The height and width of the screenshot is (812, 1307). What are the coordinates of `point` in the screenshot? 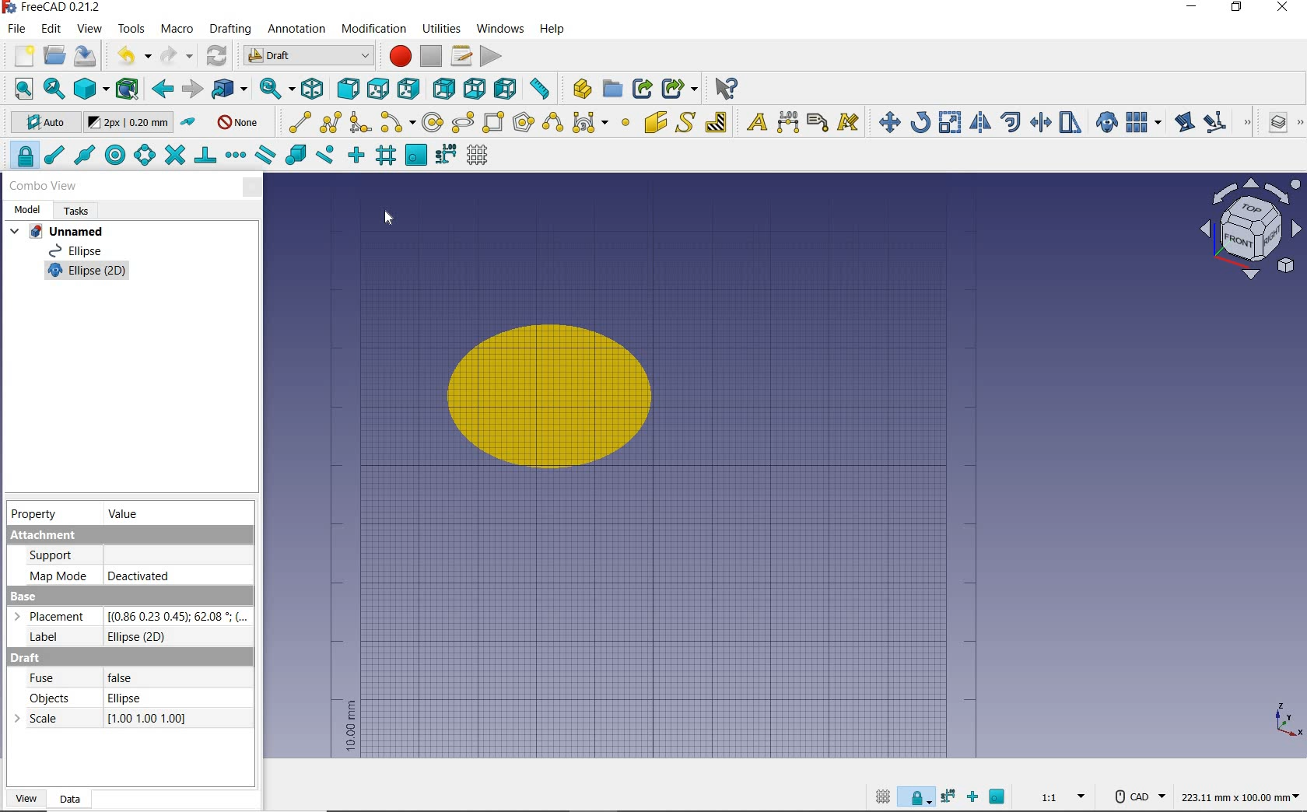 It's located at (626, 122).